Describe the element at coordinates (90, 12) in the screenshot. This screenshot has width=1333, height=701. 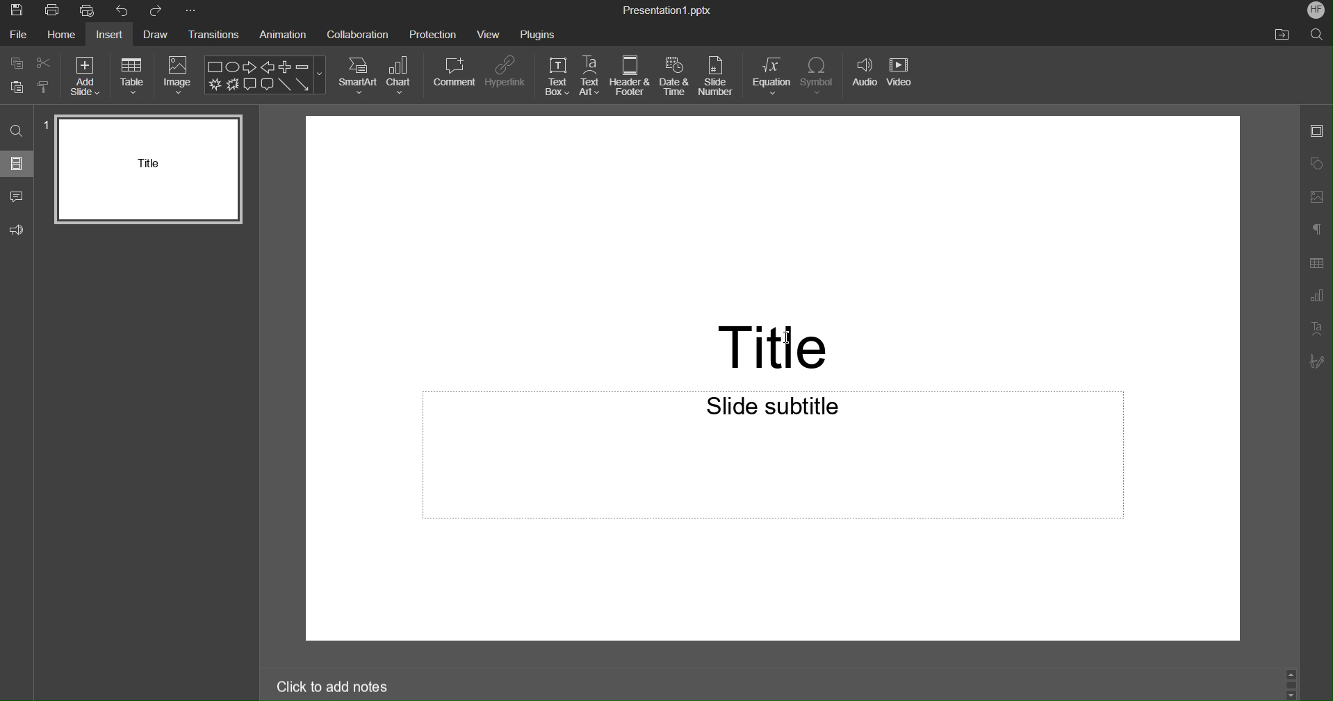
I see `Quick Print` at that location.